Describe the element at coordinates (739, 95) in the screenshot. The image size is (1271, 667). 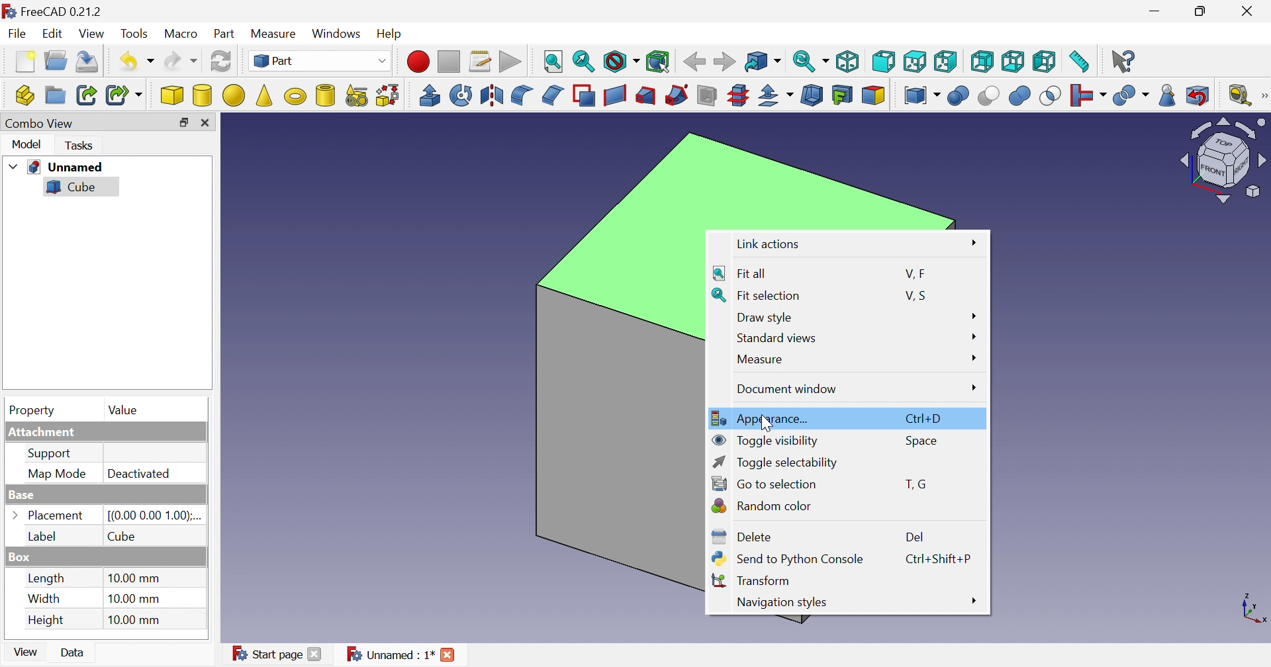
I see `Cross-sections` at that location.